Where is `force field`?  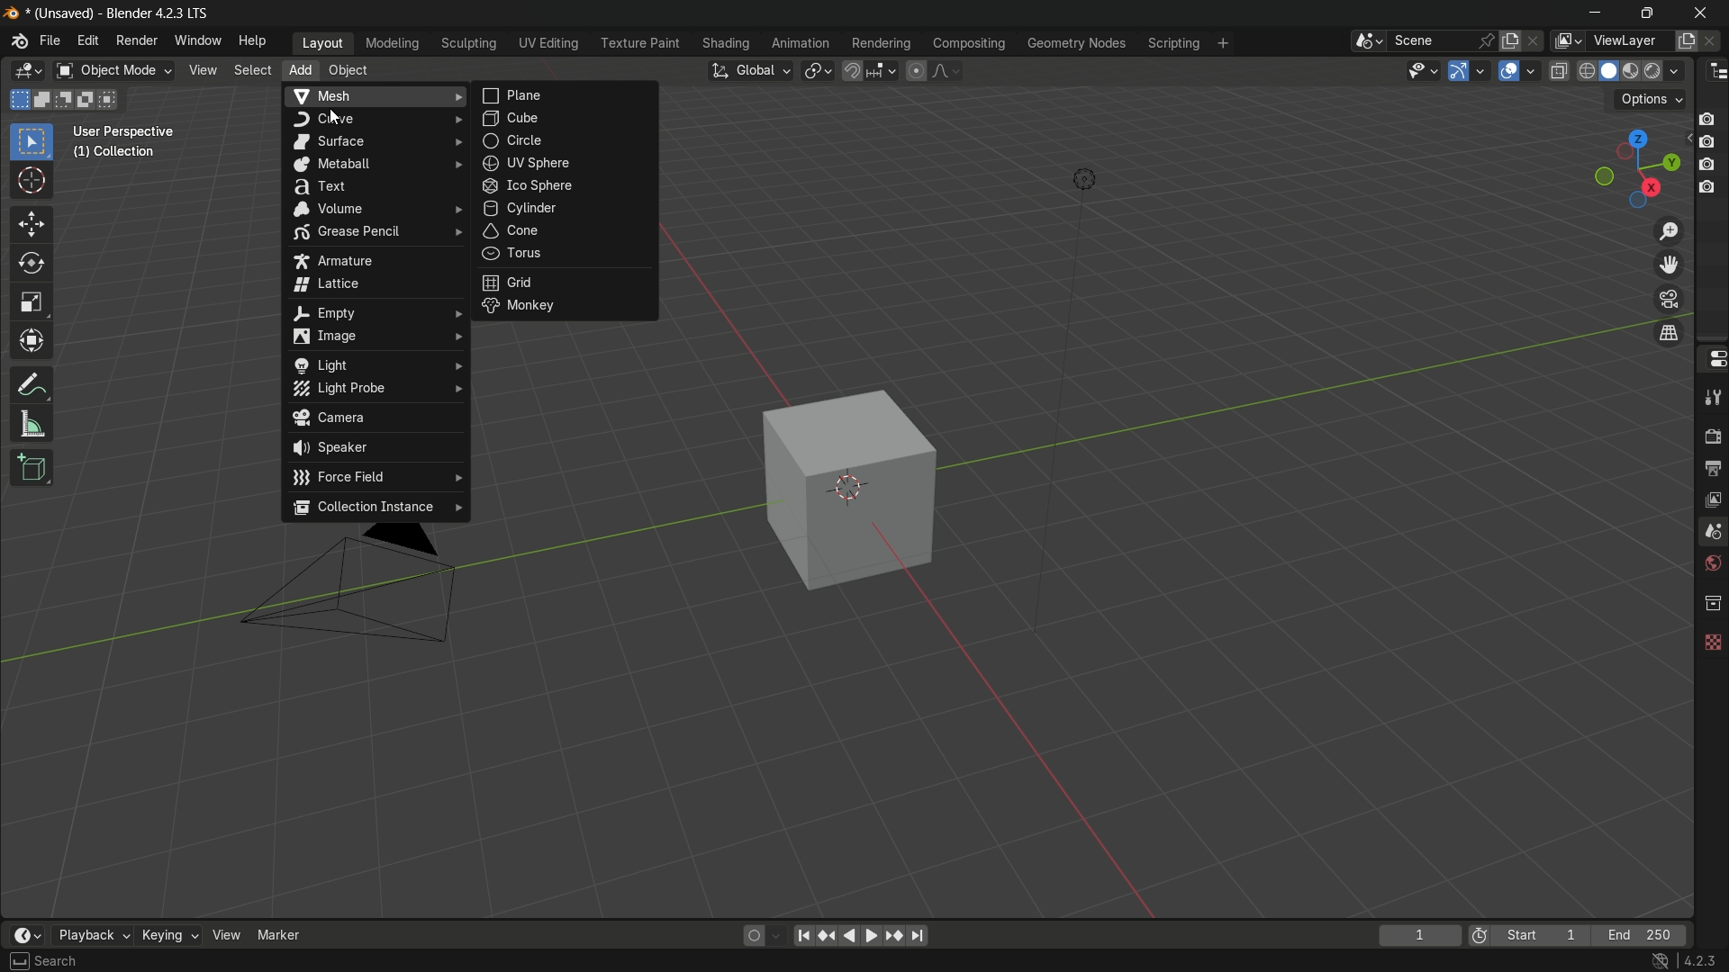
force field is located at coordinates (378, 481).